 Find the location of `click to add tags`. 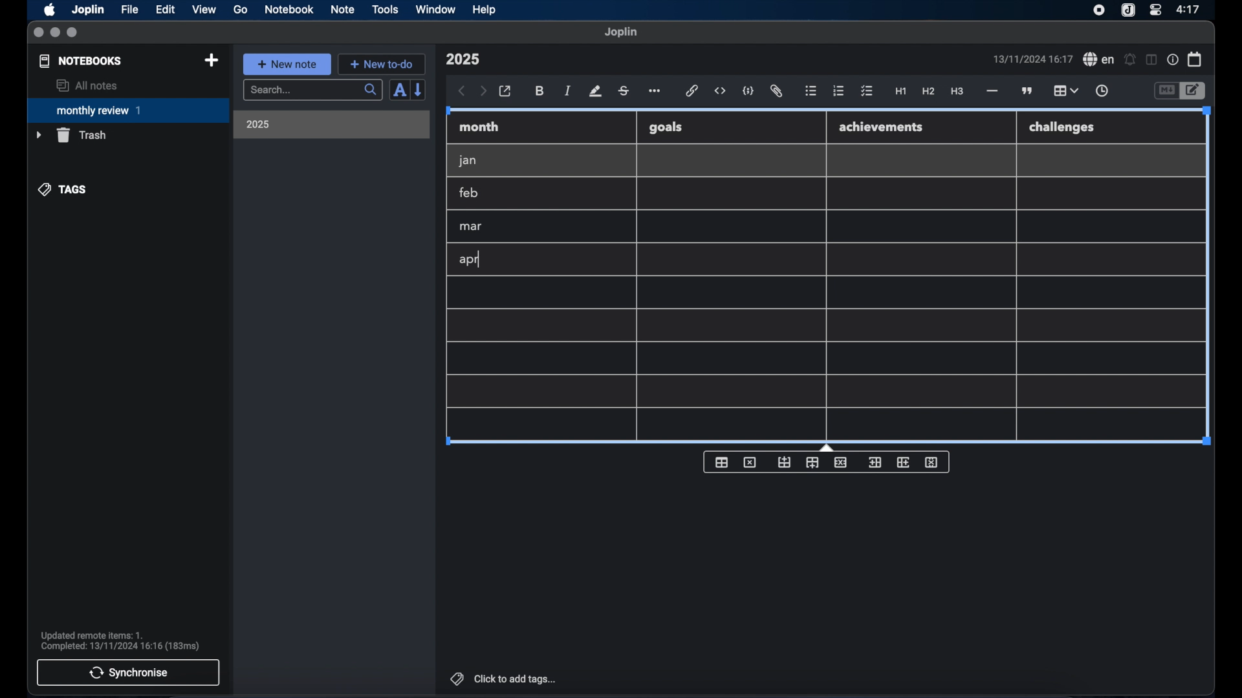

click to add tags is located at coordinates (505, 679).